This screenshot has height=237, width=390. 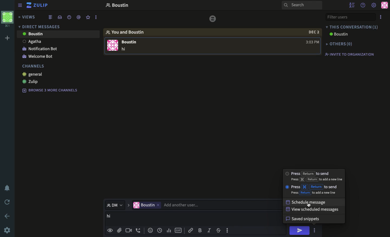 I want to click on favorite, so click(x=88, y=17).